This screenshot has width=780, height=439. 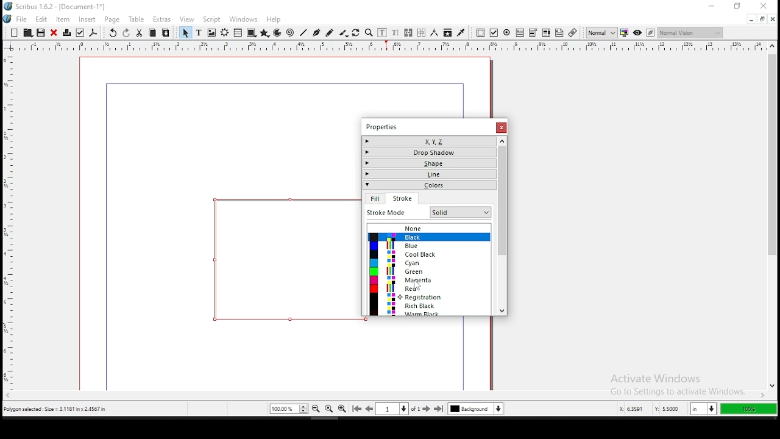 I want to click on measurement, so click(x=434, y=33).